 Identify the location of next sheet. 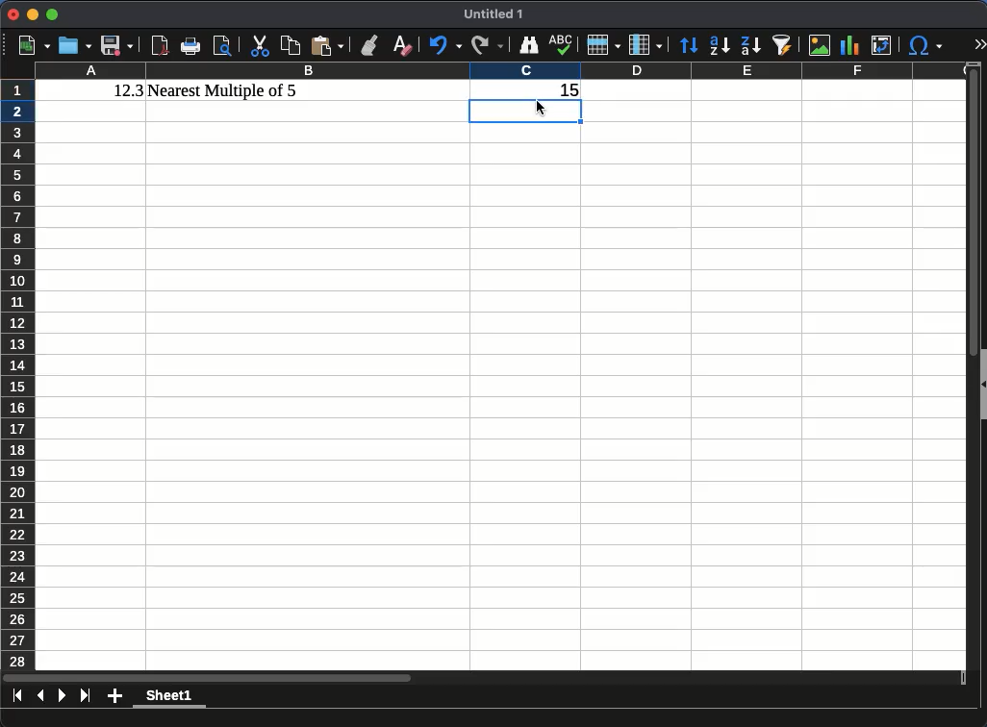
(63, 697).